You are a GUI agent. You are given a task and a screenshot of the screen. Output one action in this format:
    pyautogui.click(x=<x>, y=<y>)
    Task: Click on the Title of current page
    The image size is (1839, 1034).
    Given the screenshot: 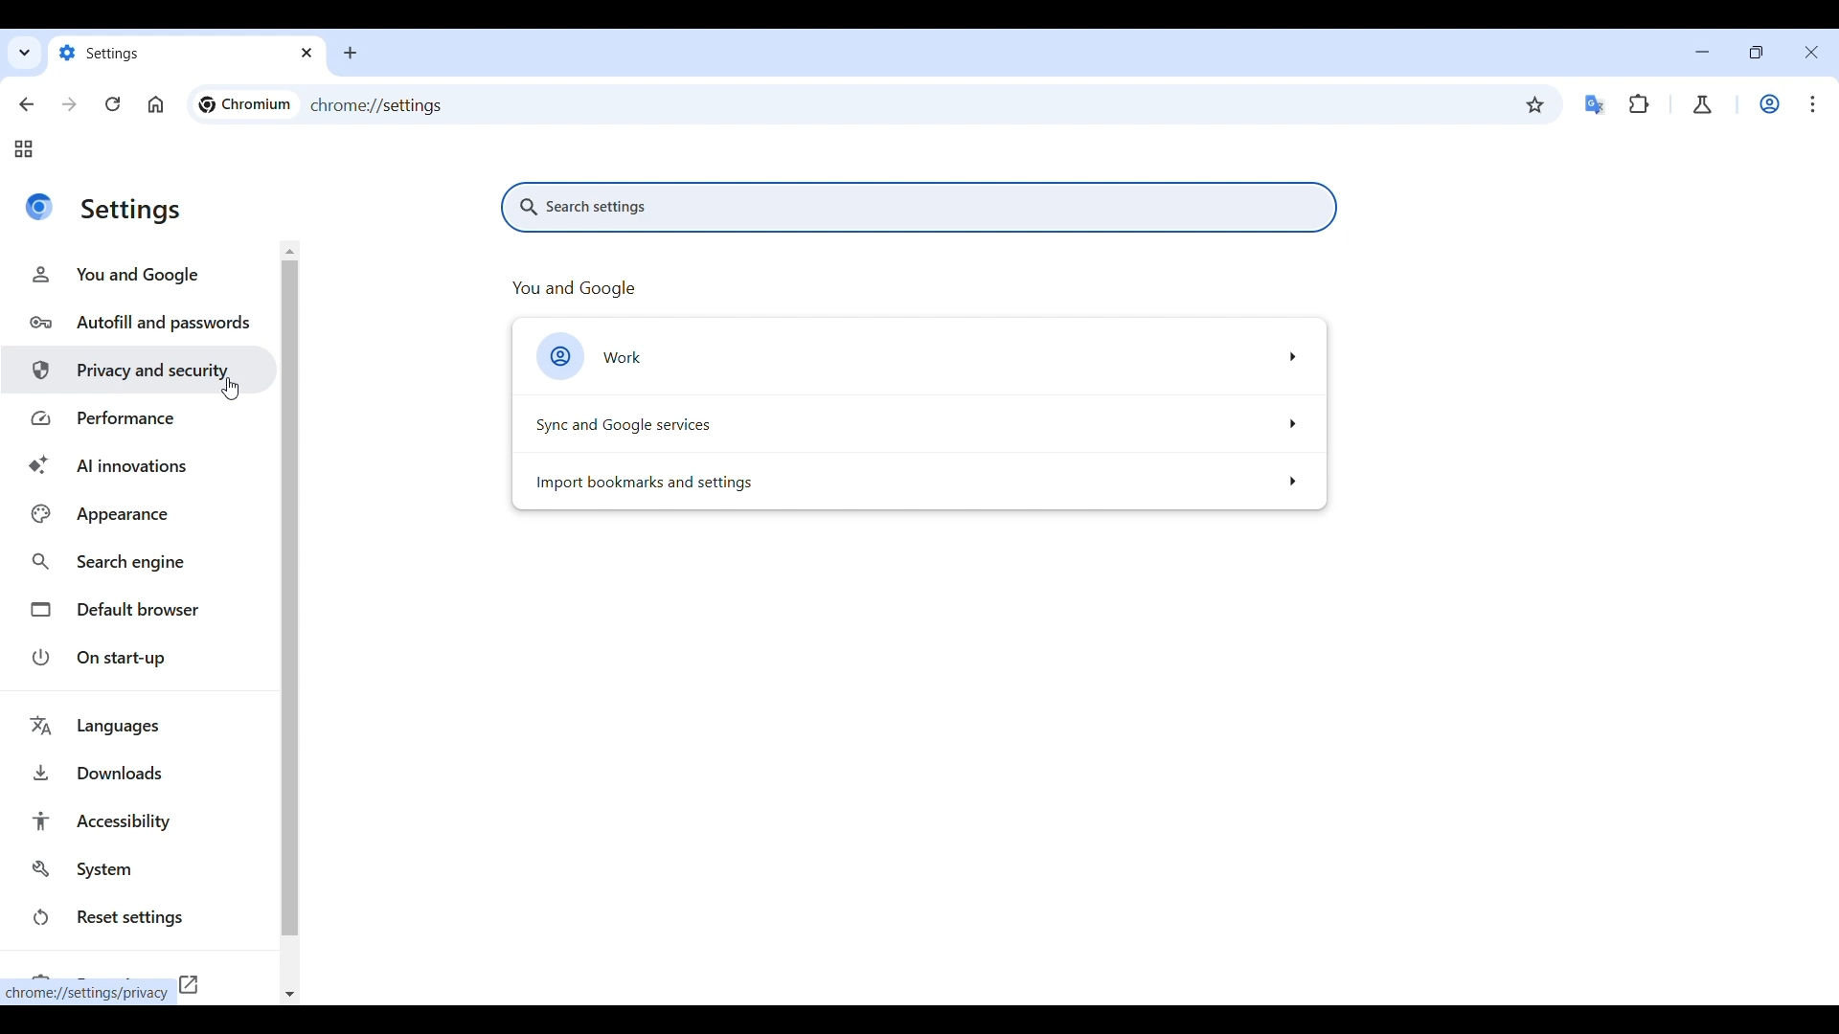 What is the action you would take?
    pyautogui.click(x=130, y=212)
    